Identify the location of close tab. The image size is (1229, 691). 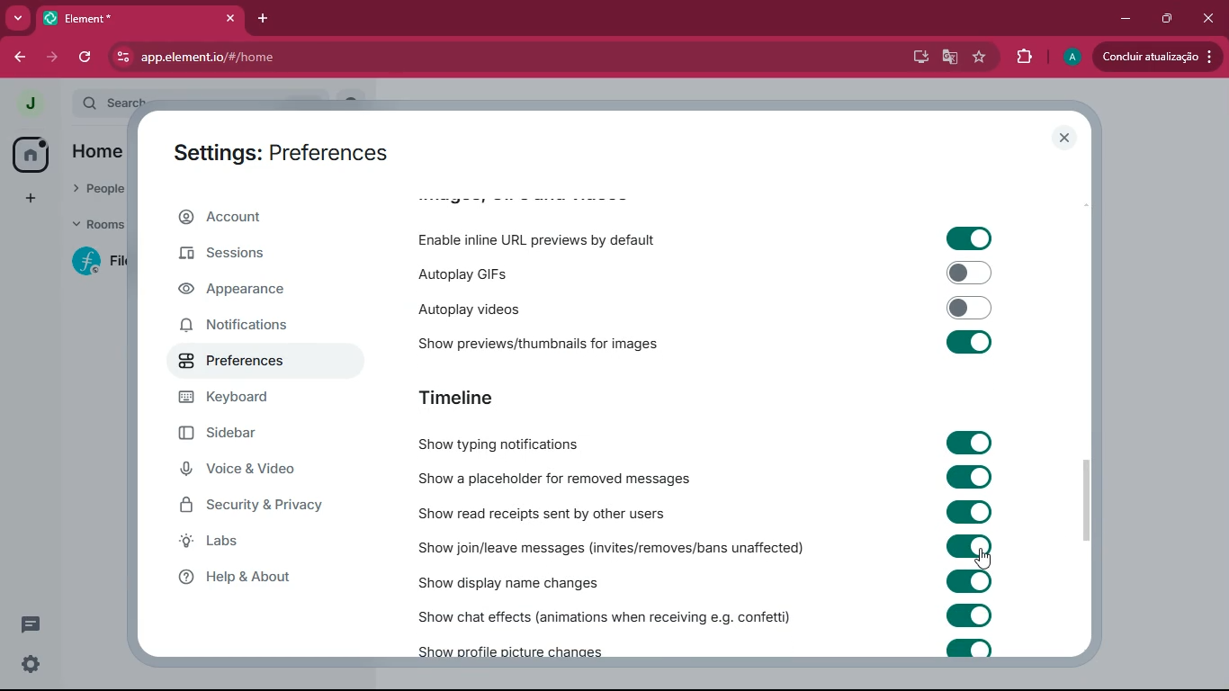
(230, 19).